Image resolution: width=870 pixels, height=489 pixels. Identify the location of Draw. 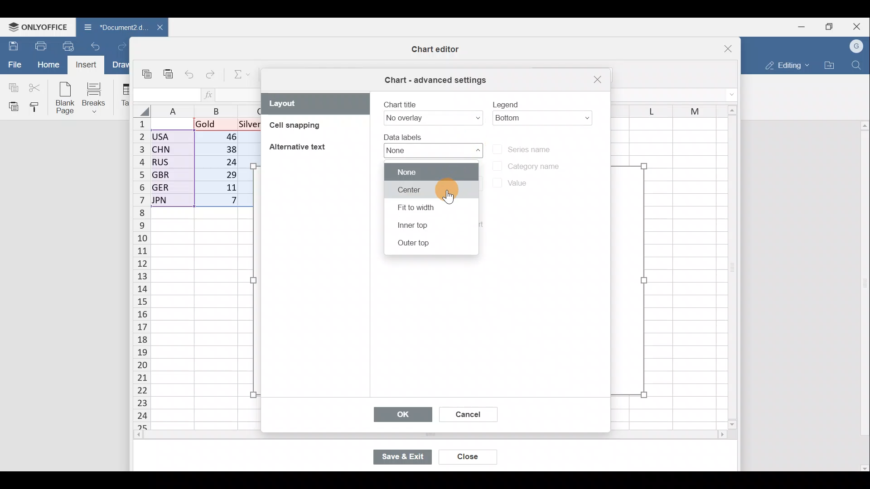
(119, 66).